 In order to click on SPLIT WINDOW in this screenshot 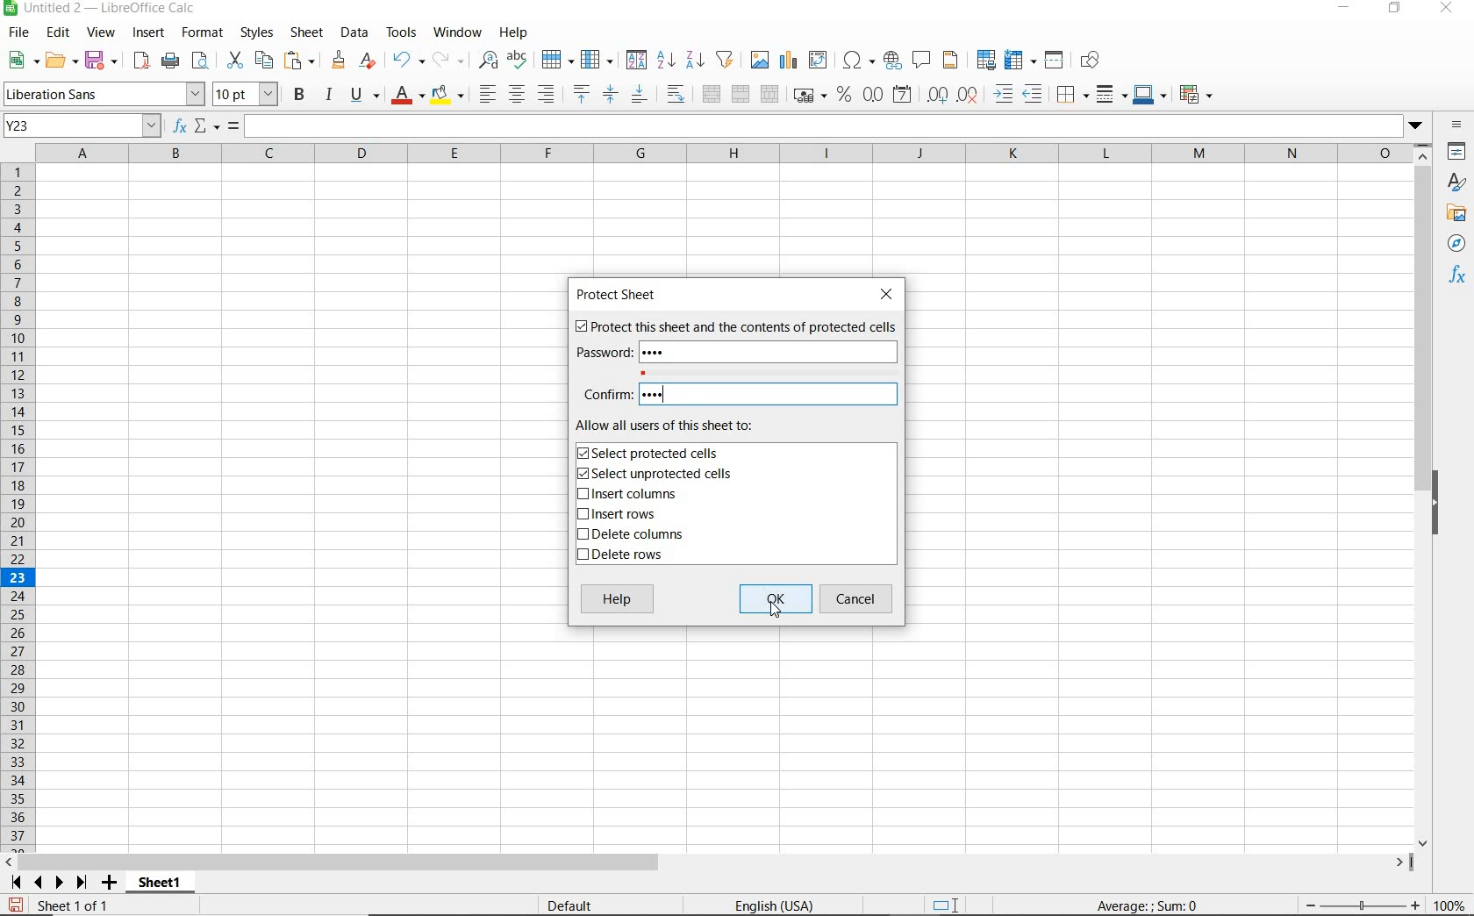, I will do `click(1056, 59)`.